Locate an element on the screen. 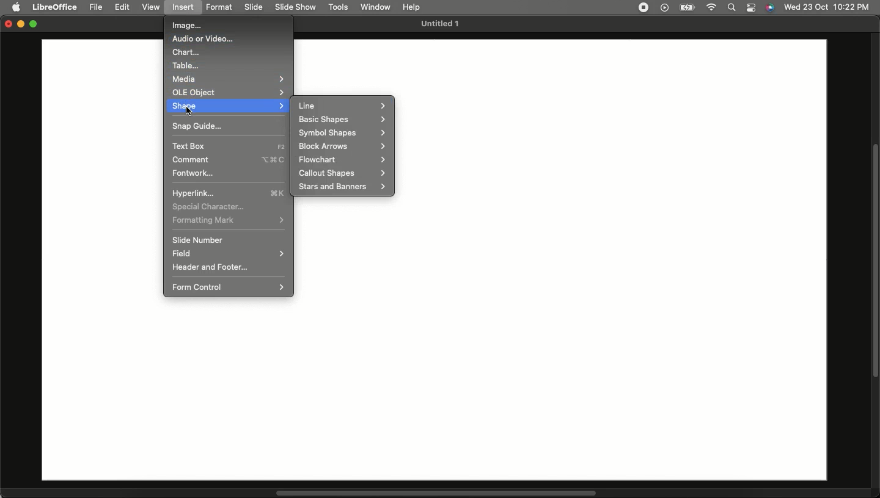 The width and height of the screenshot is (880, 498). Help is located at coordinates (411, 5).